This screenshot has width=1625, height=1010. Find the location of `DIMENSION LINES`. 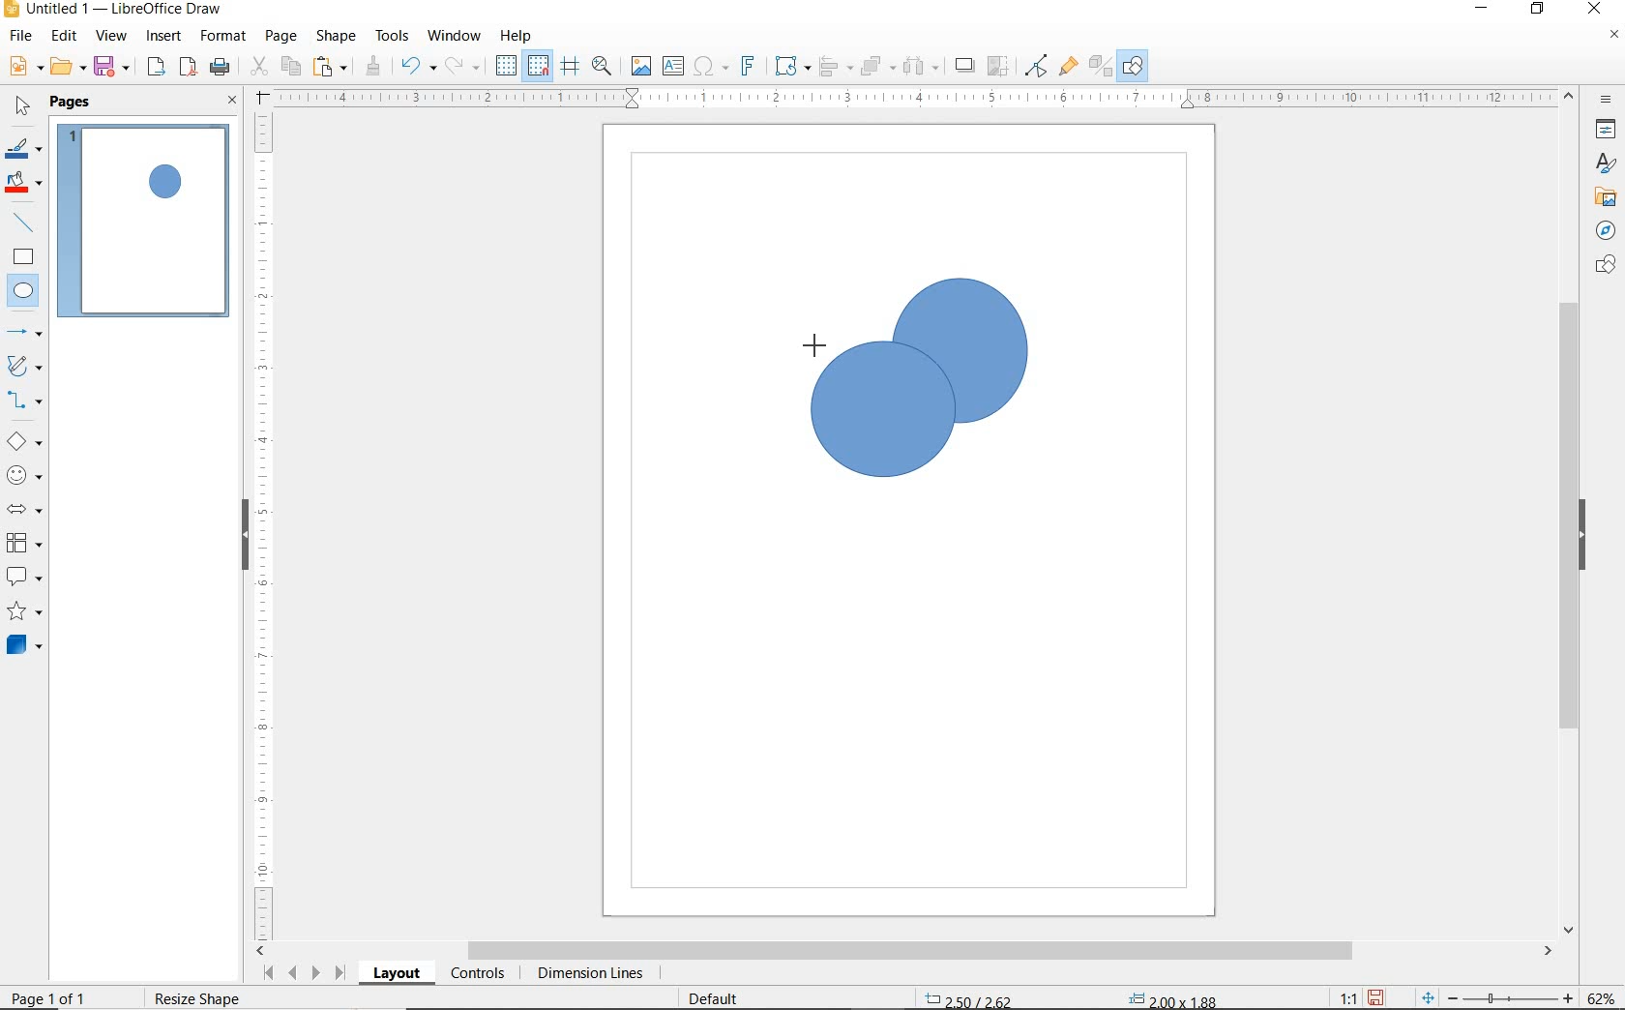

DIMENSION LINES is located at coordinates (587, 975).